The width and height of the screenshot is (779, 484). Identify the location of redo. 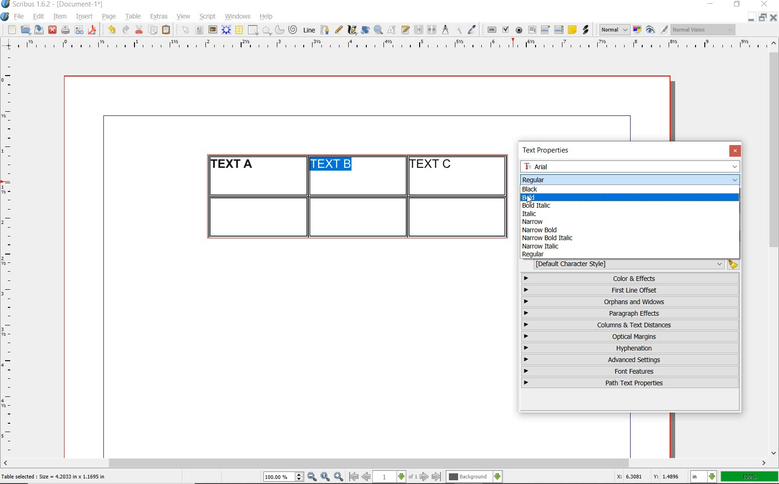
(125, 29).